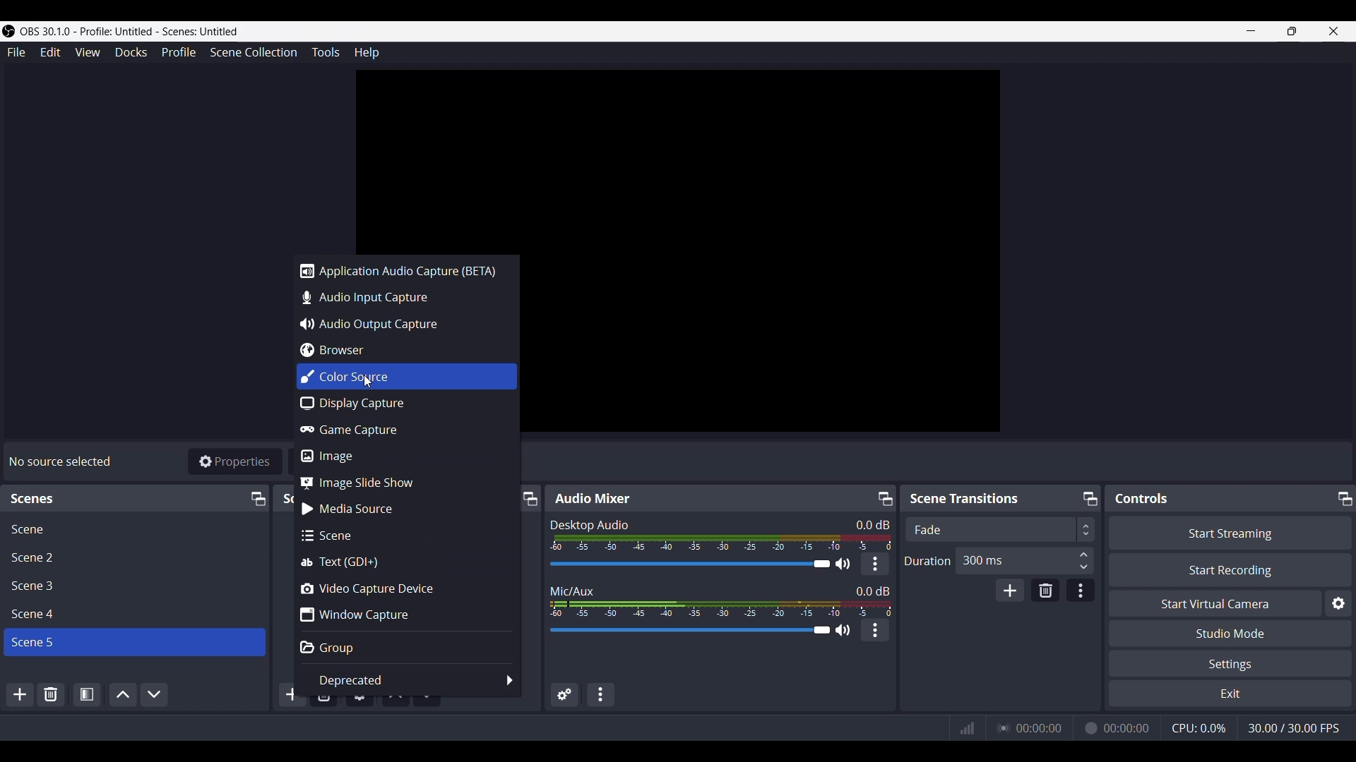 This screenshot has height=762, width=1356. What do you see at coordinates (403, 298) in the screenshot?
I see `Audio input capture` at bounding box center [403, 298].